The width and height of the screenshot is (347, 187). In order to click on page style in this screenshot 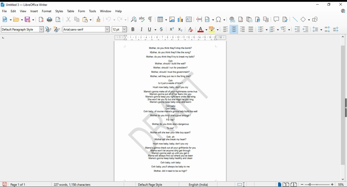, I will do `click(149, 184)`.